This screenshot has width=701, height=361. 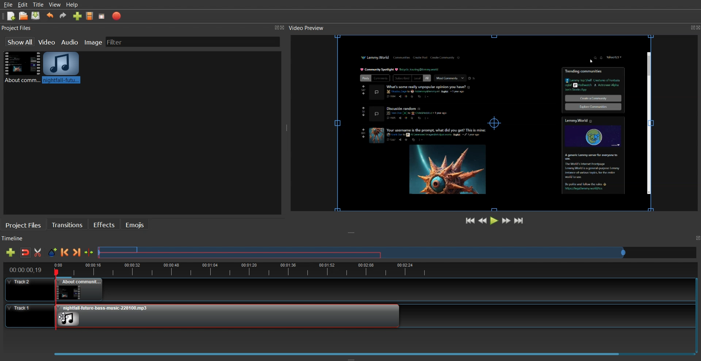 I want to click on Fast Forward, so click(x=506, y=220).